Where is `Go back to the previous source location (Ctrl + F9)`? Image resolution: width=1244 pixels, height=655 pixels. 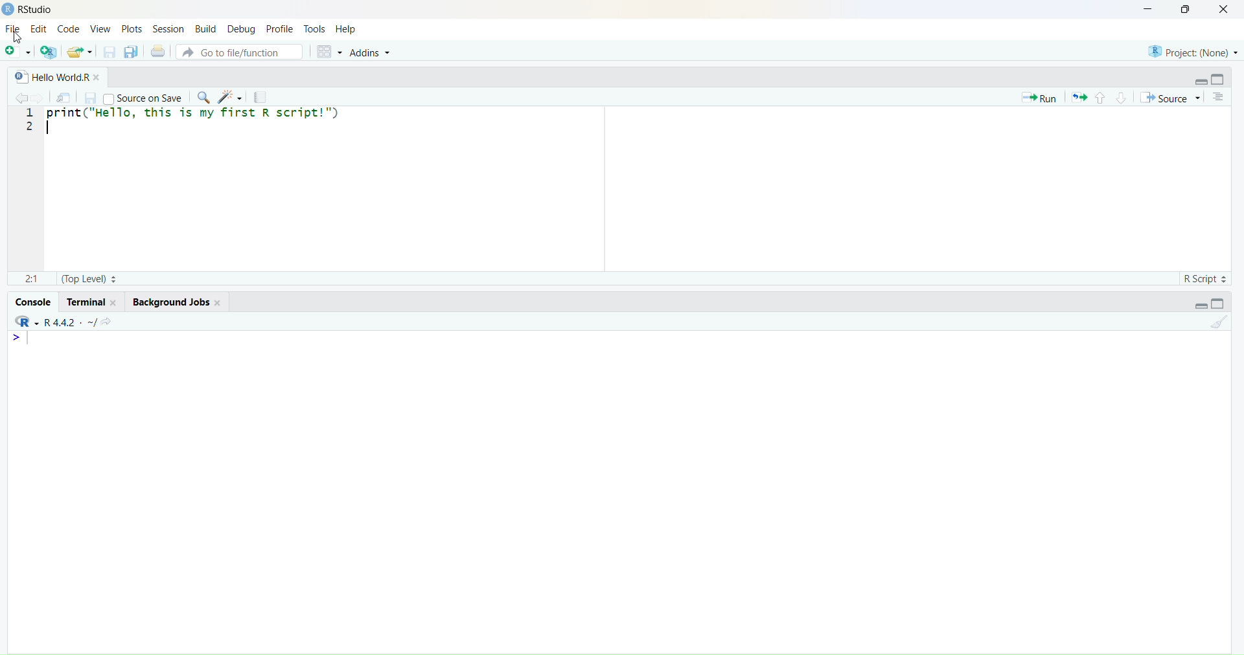
Go back to the previous source location (Ctrl + F9) is located at coordinates (19, 97).